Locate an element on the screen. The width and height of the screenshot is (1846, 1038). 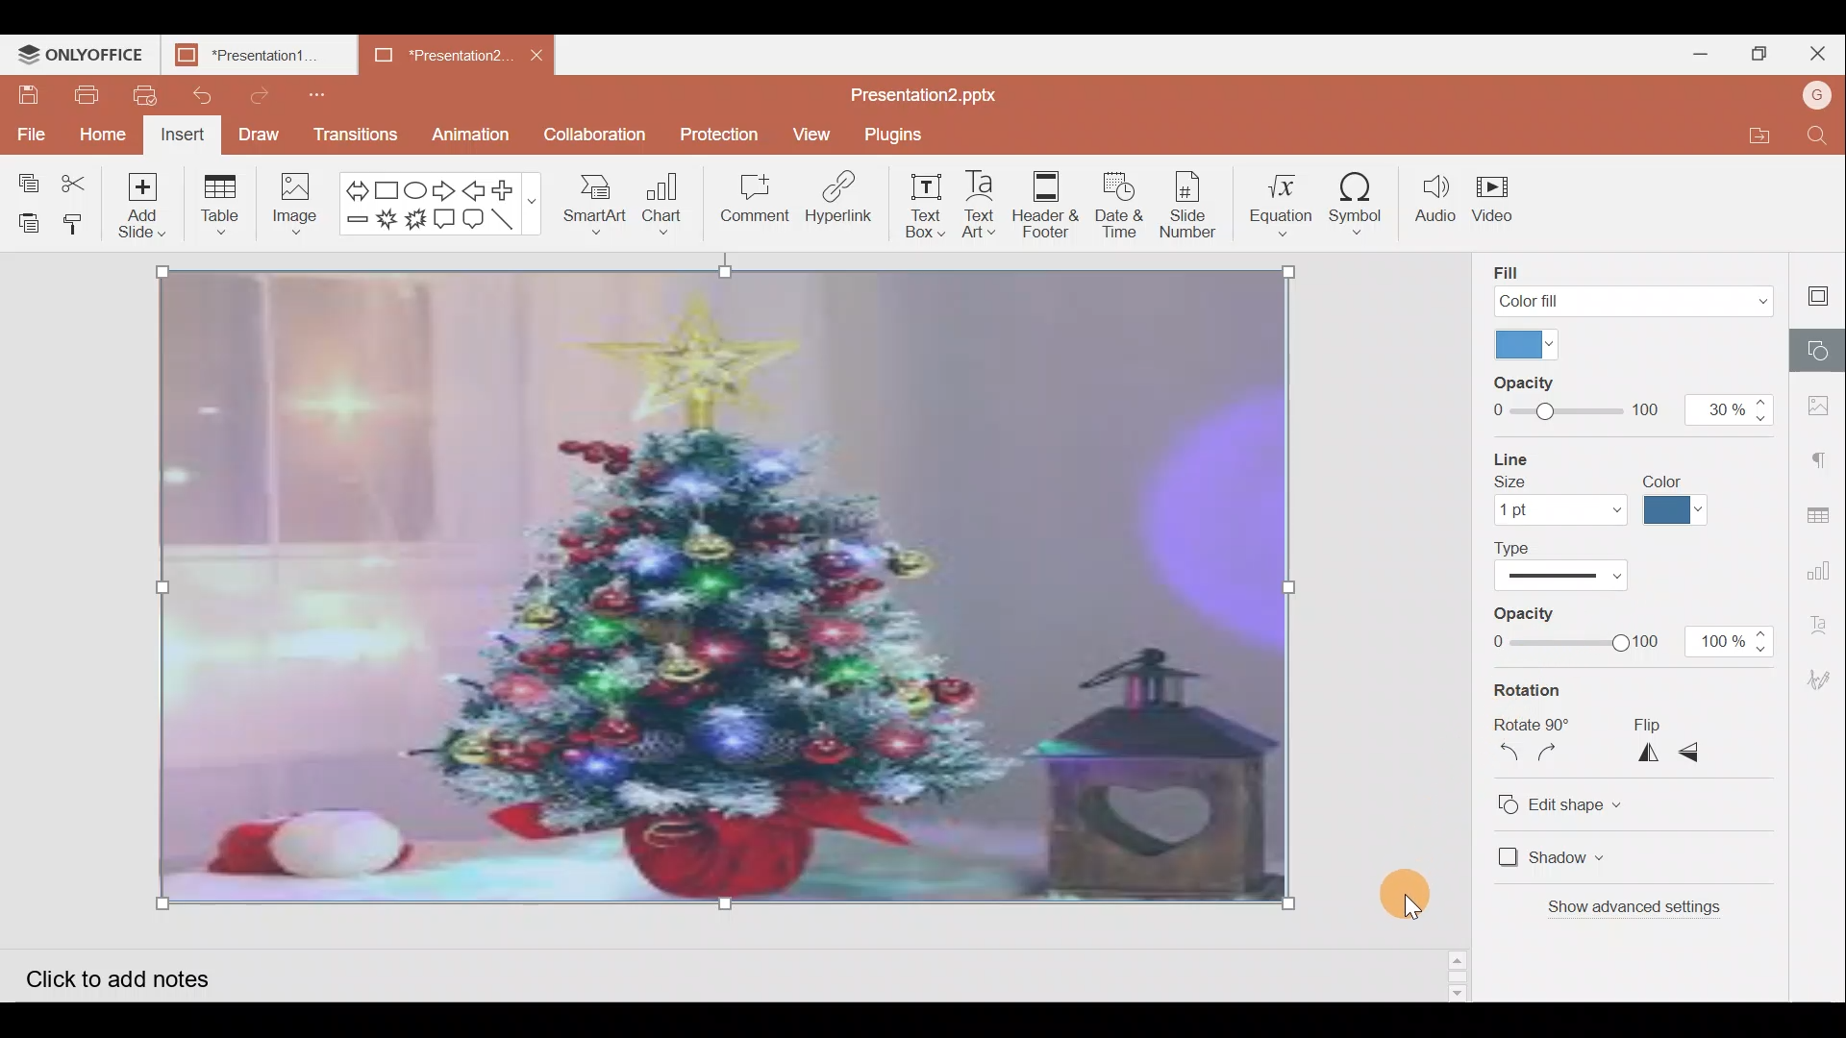
Edit shape is located at coordinates (1579, 801).